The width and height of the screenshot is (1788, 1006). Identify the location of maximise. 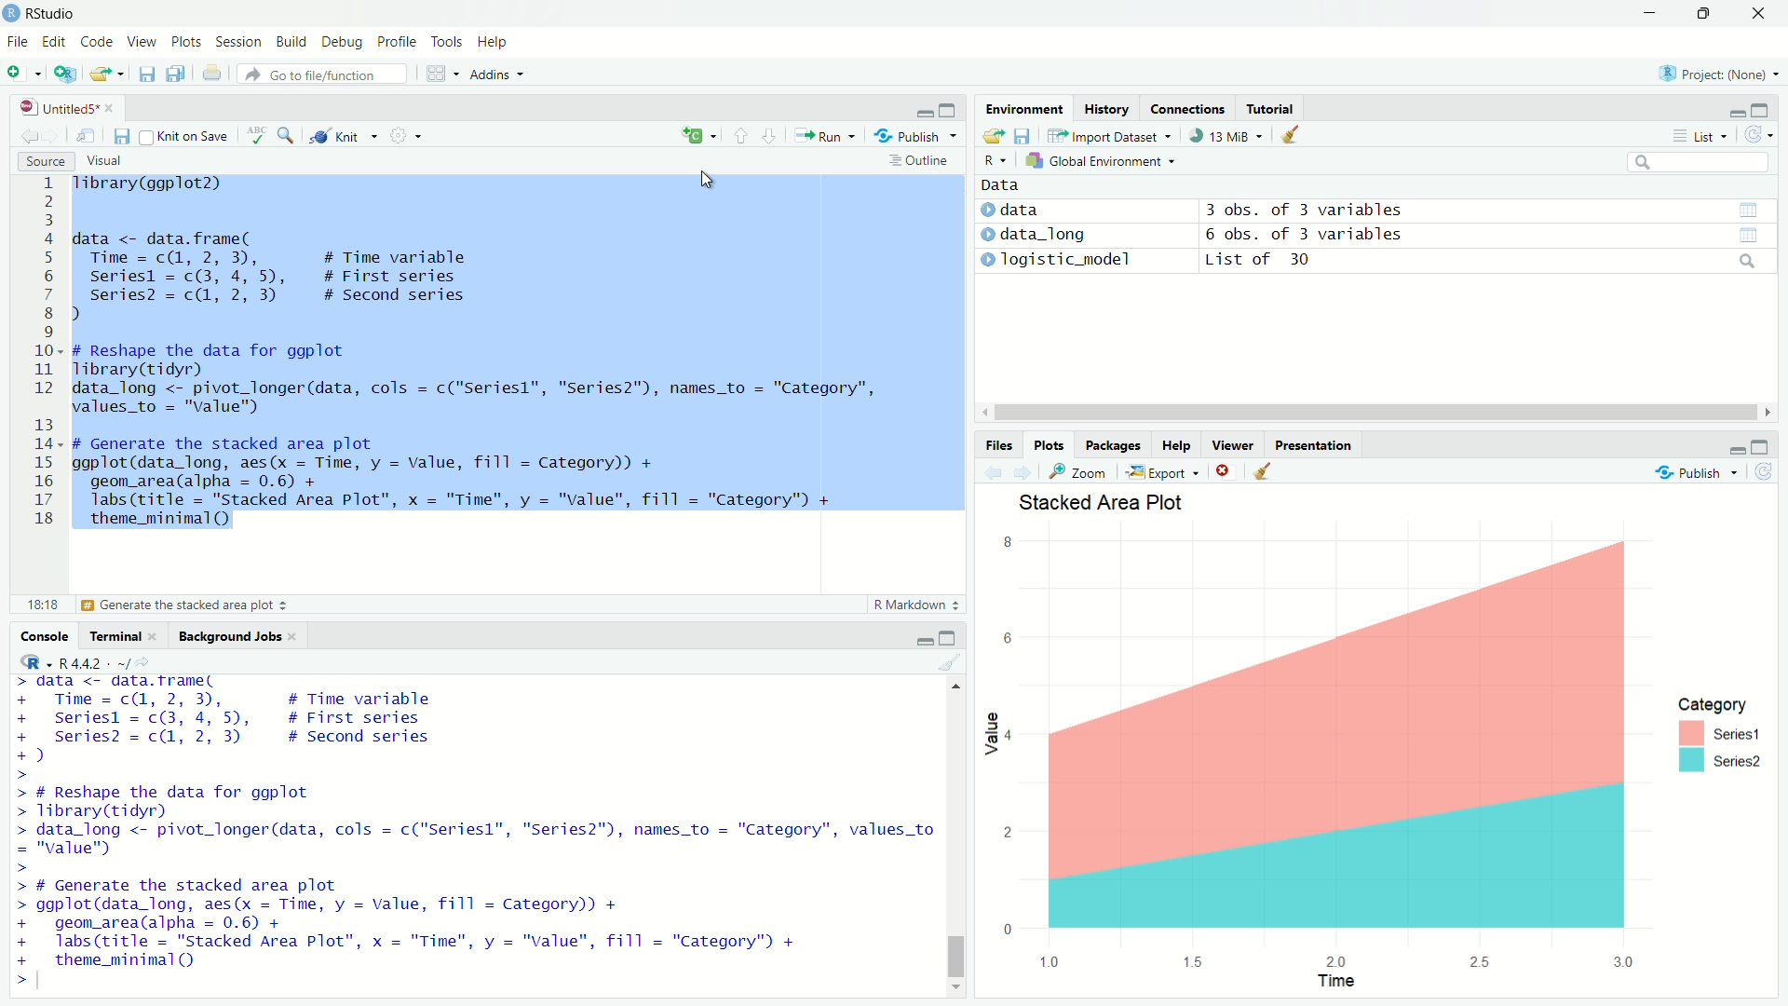
(1711, 15).